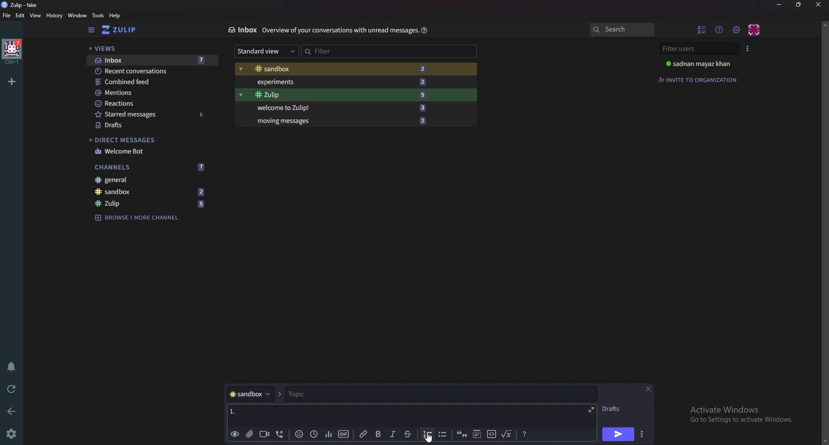 The height and width of the screenshot is (445, 829). What do you see at coordinates (10, 367) in the screenshot?
I see `Enable do not disturb` at bounding box center [10, 367].